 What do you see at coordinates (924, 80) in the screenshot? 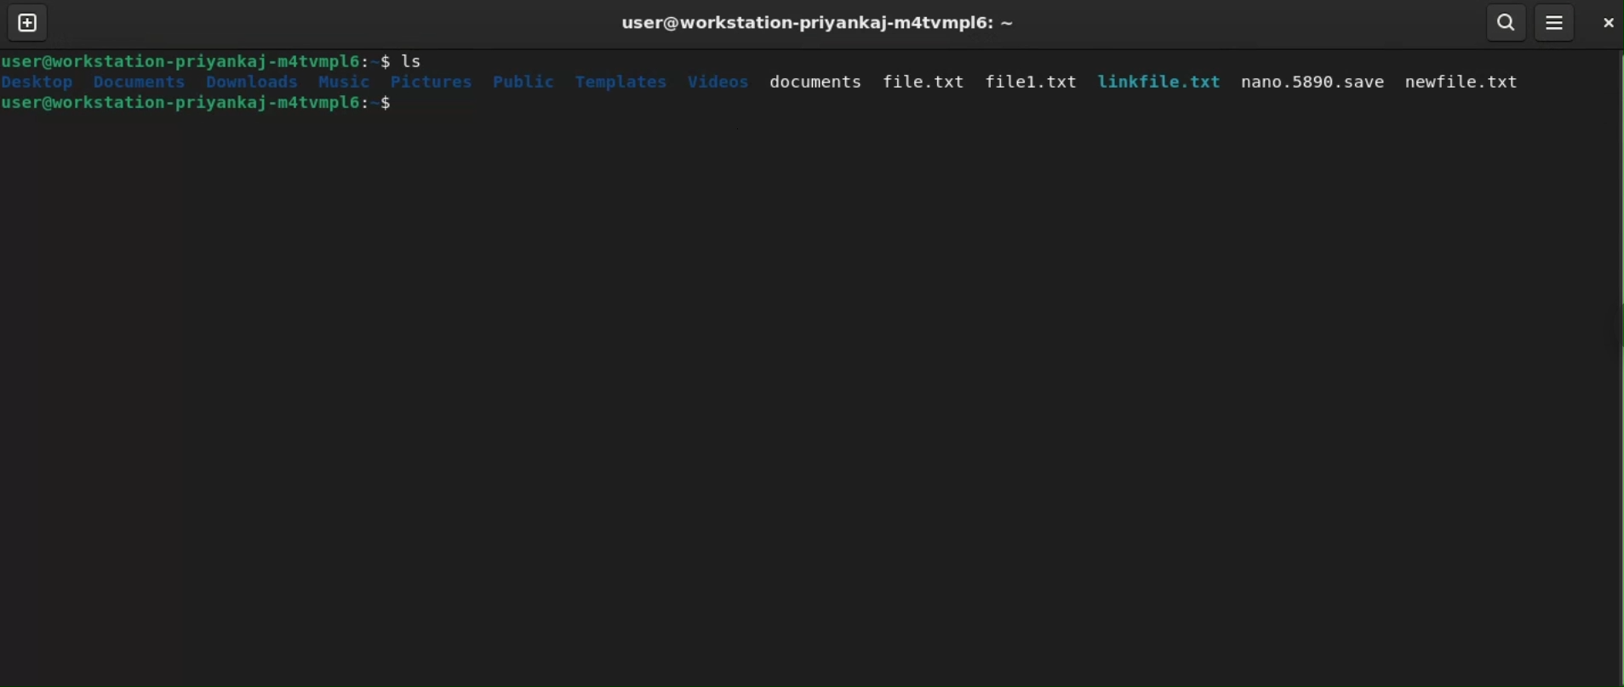
I see `file.txt` at bounding box center [924, 80].